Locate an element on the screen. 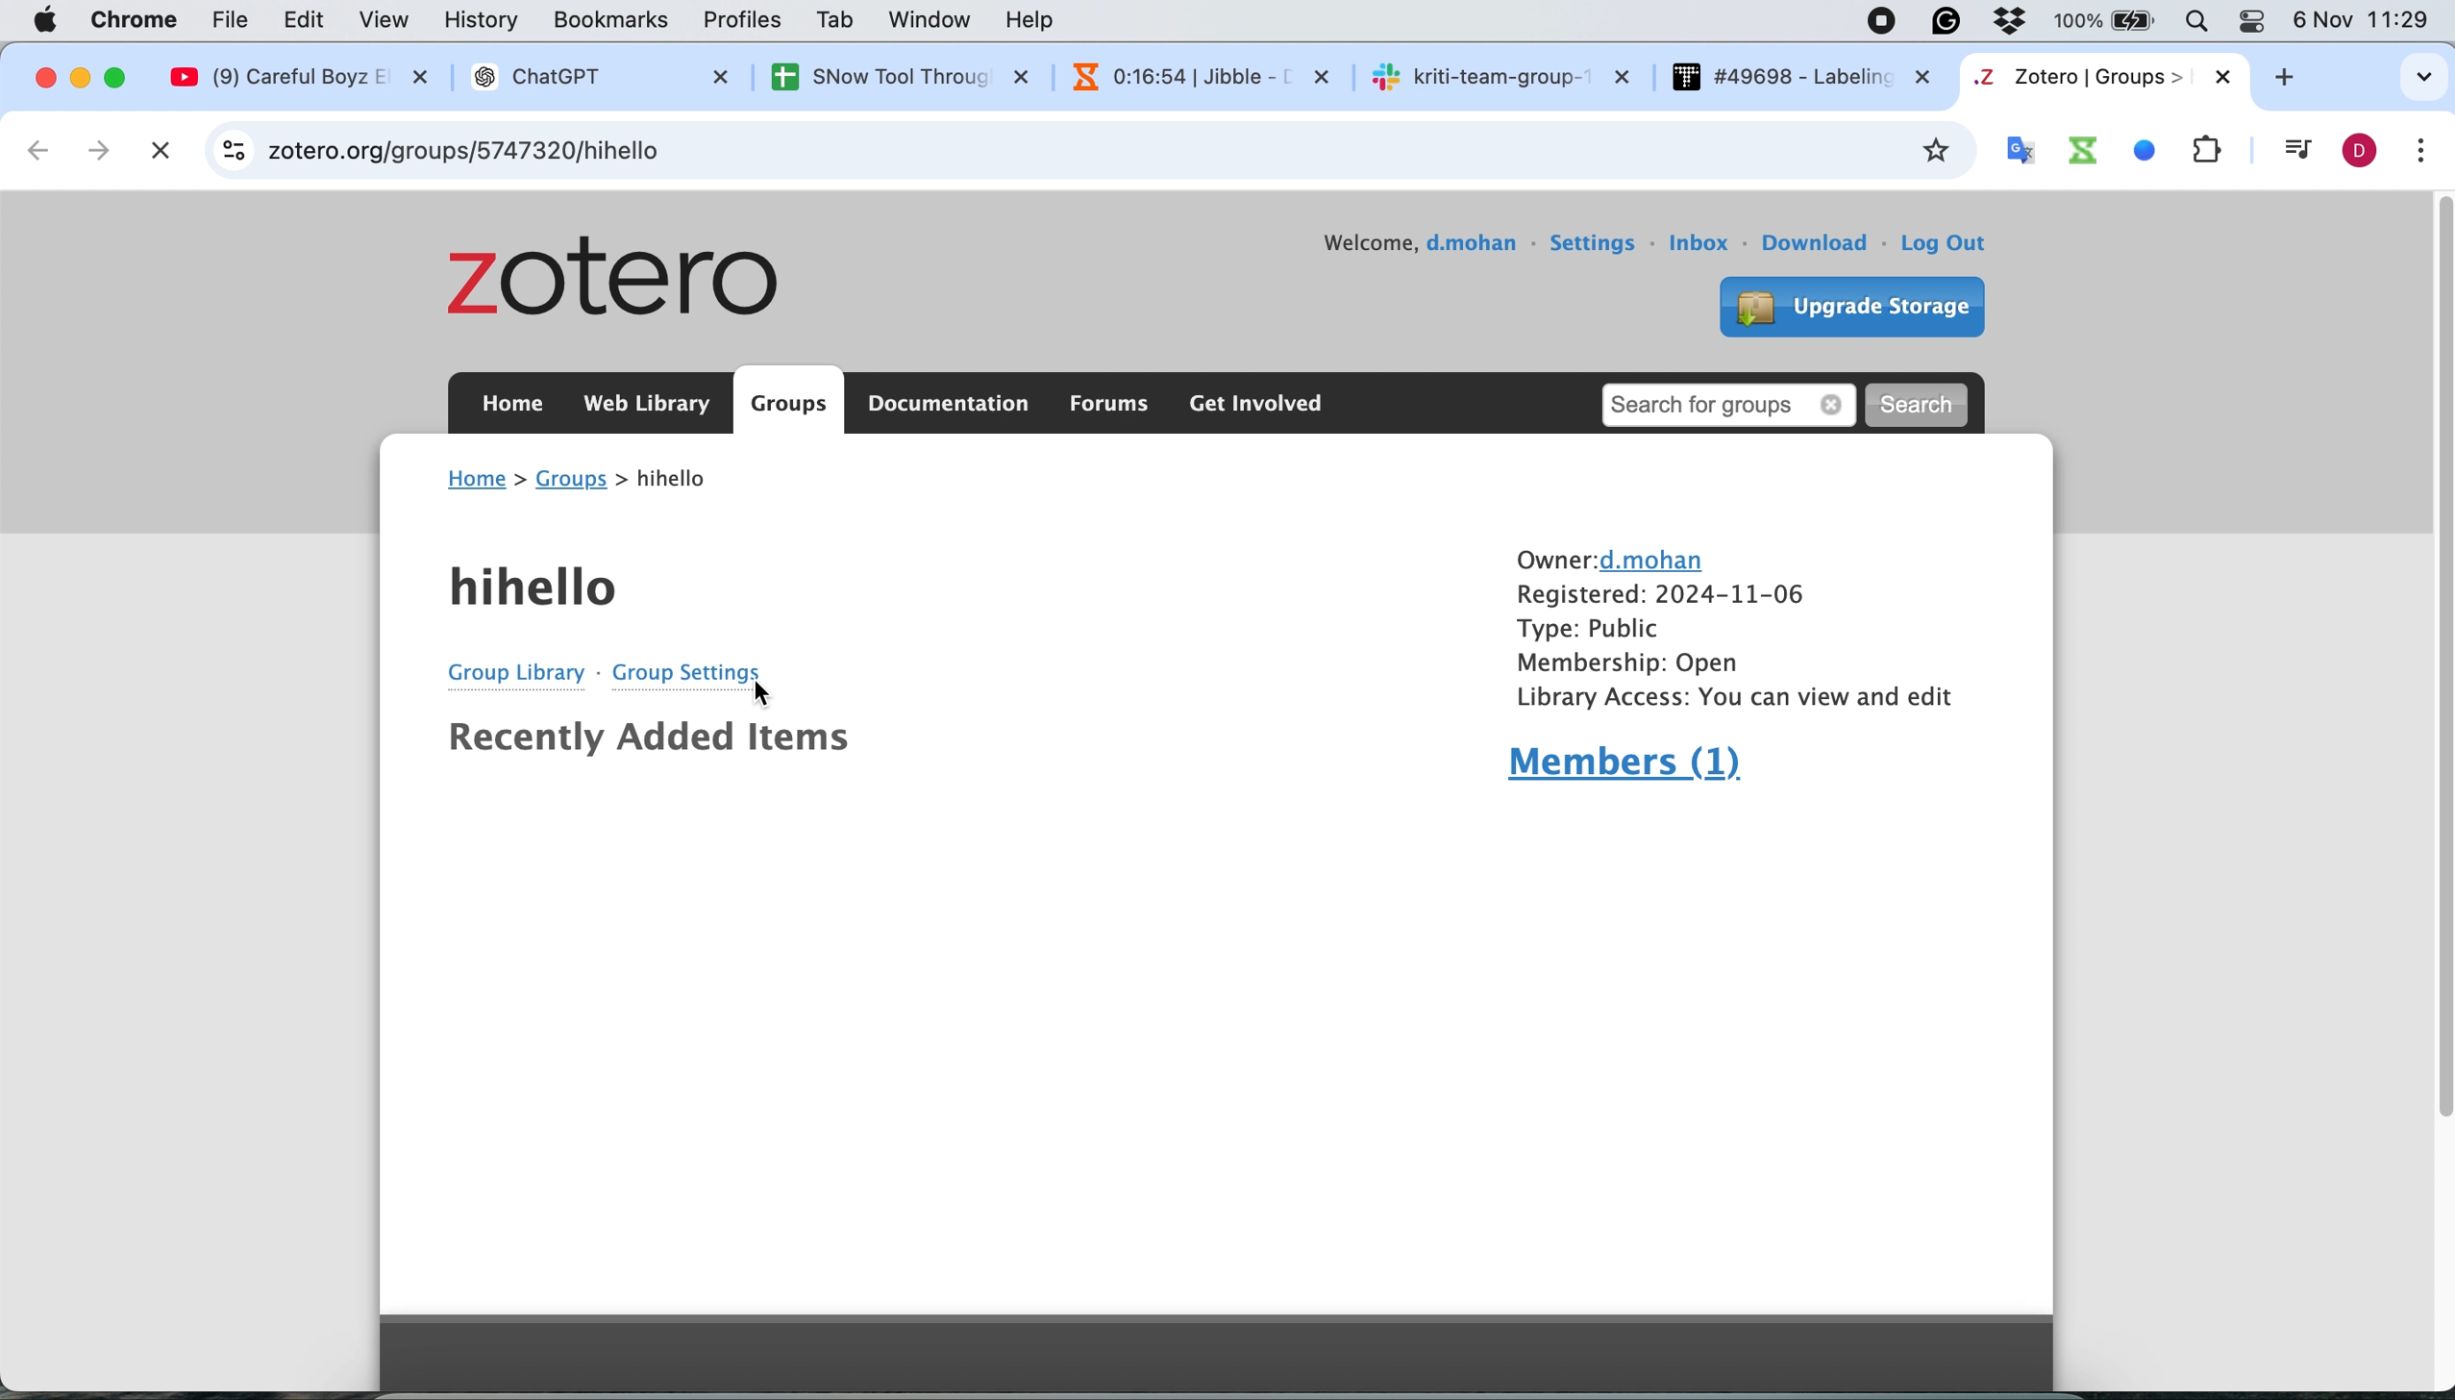  customise is located at coordinates (2421, 152).